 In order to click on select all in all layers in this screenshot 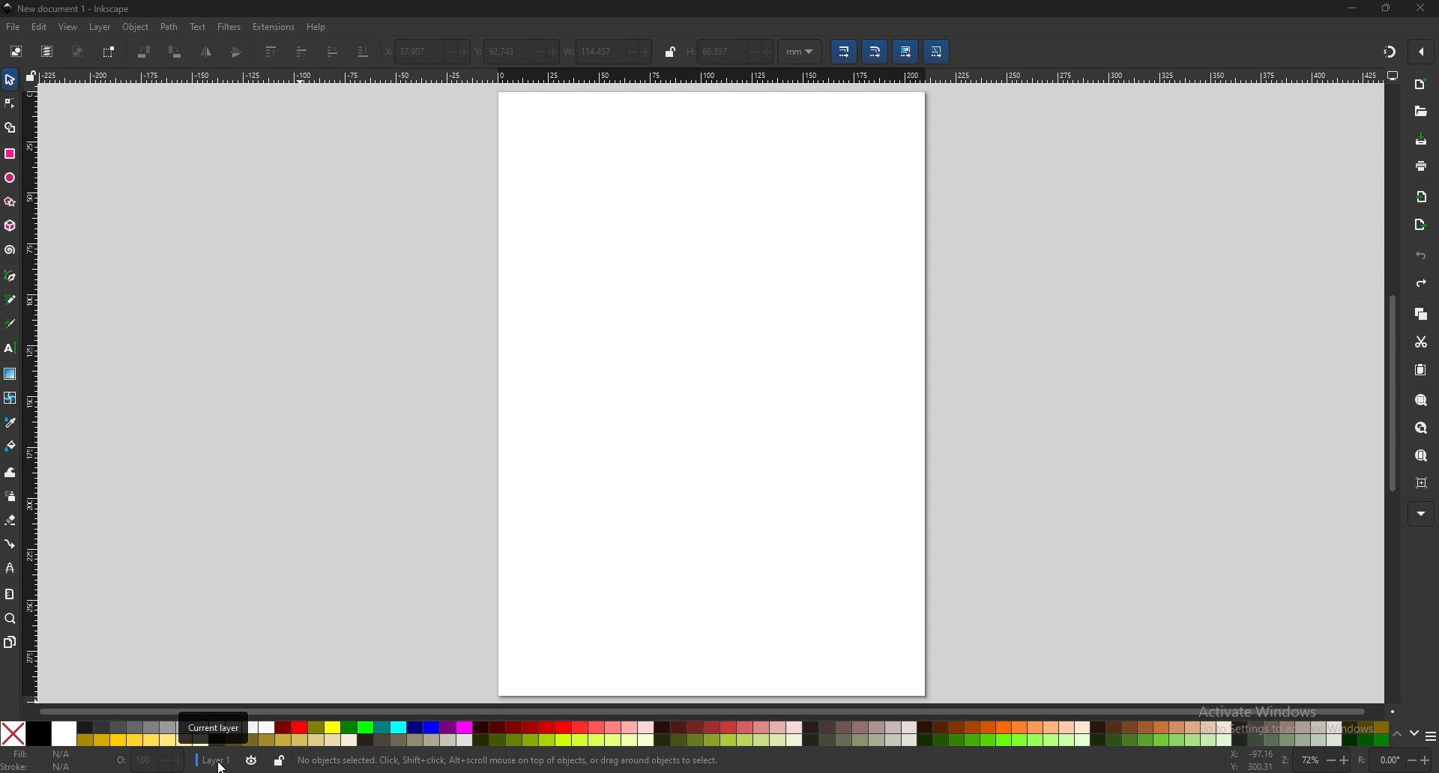, I will do `click(49, 52)`.